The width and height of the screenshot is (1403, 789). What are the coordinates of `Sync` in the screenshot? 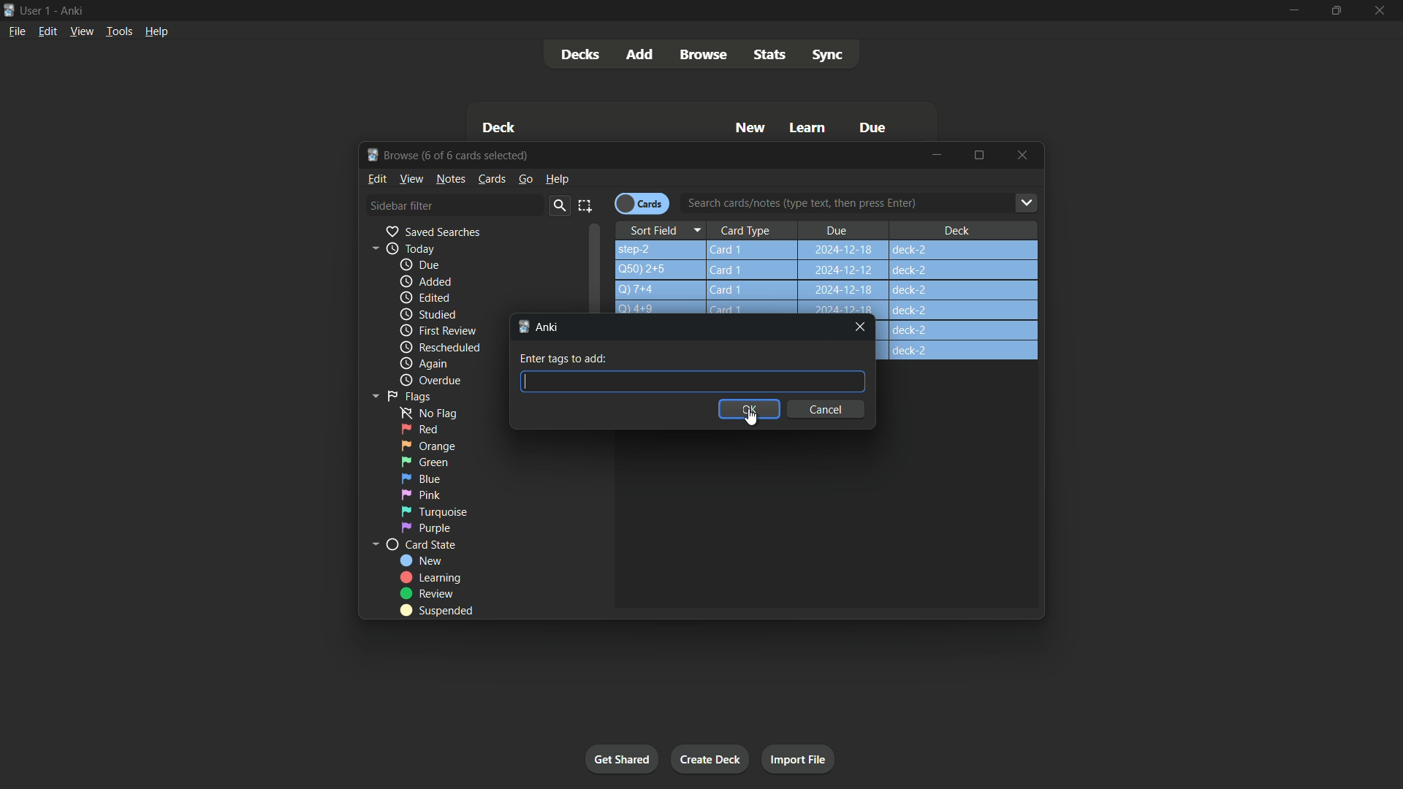 It's located at (827, 55).